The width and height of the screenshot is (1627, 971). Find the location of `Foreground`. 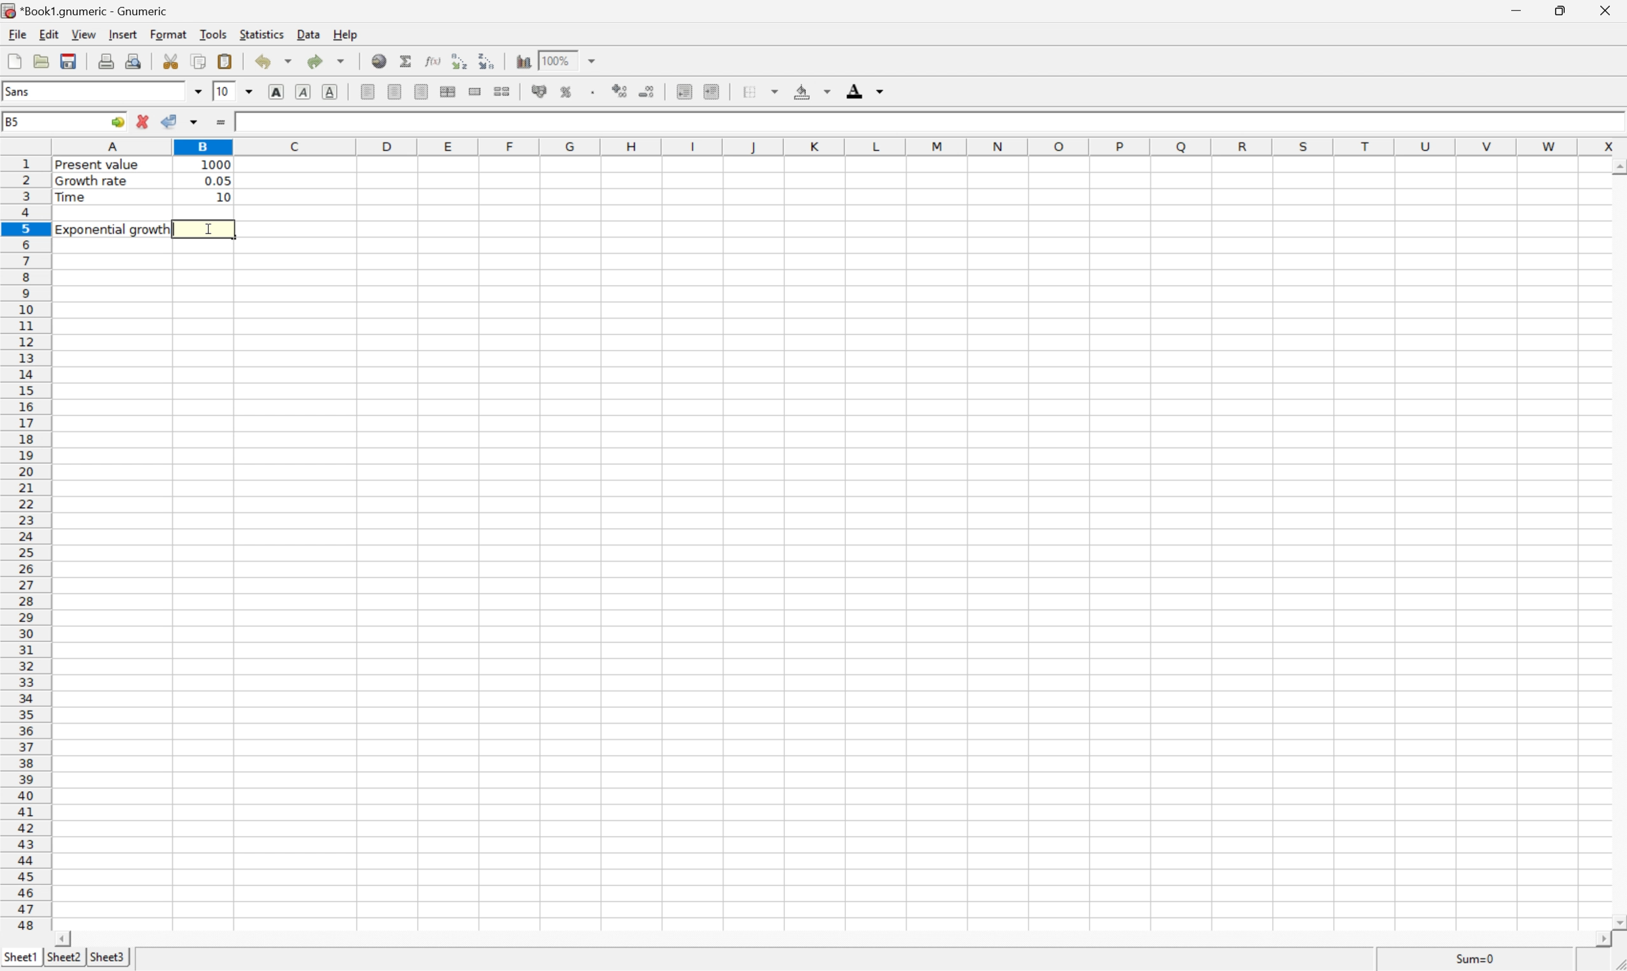

Foreground is located at coordinates (864, 90).